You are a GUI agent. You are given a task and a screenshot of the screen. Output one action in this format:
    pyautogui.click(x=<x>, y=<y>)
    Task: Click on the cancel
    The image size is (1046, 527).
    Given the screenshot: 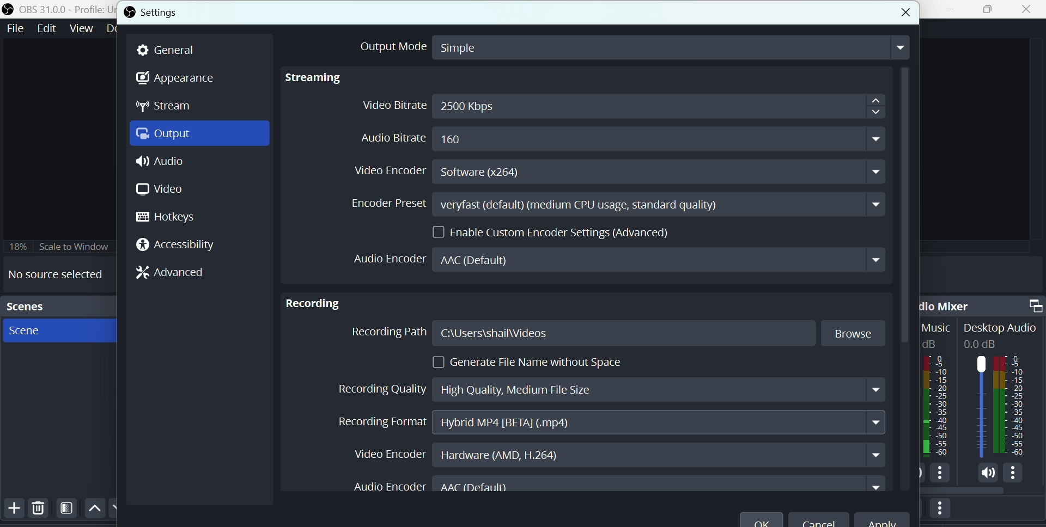 What is the action you would take?
    pyautogui.click(x=820, y=518)
    